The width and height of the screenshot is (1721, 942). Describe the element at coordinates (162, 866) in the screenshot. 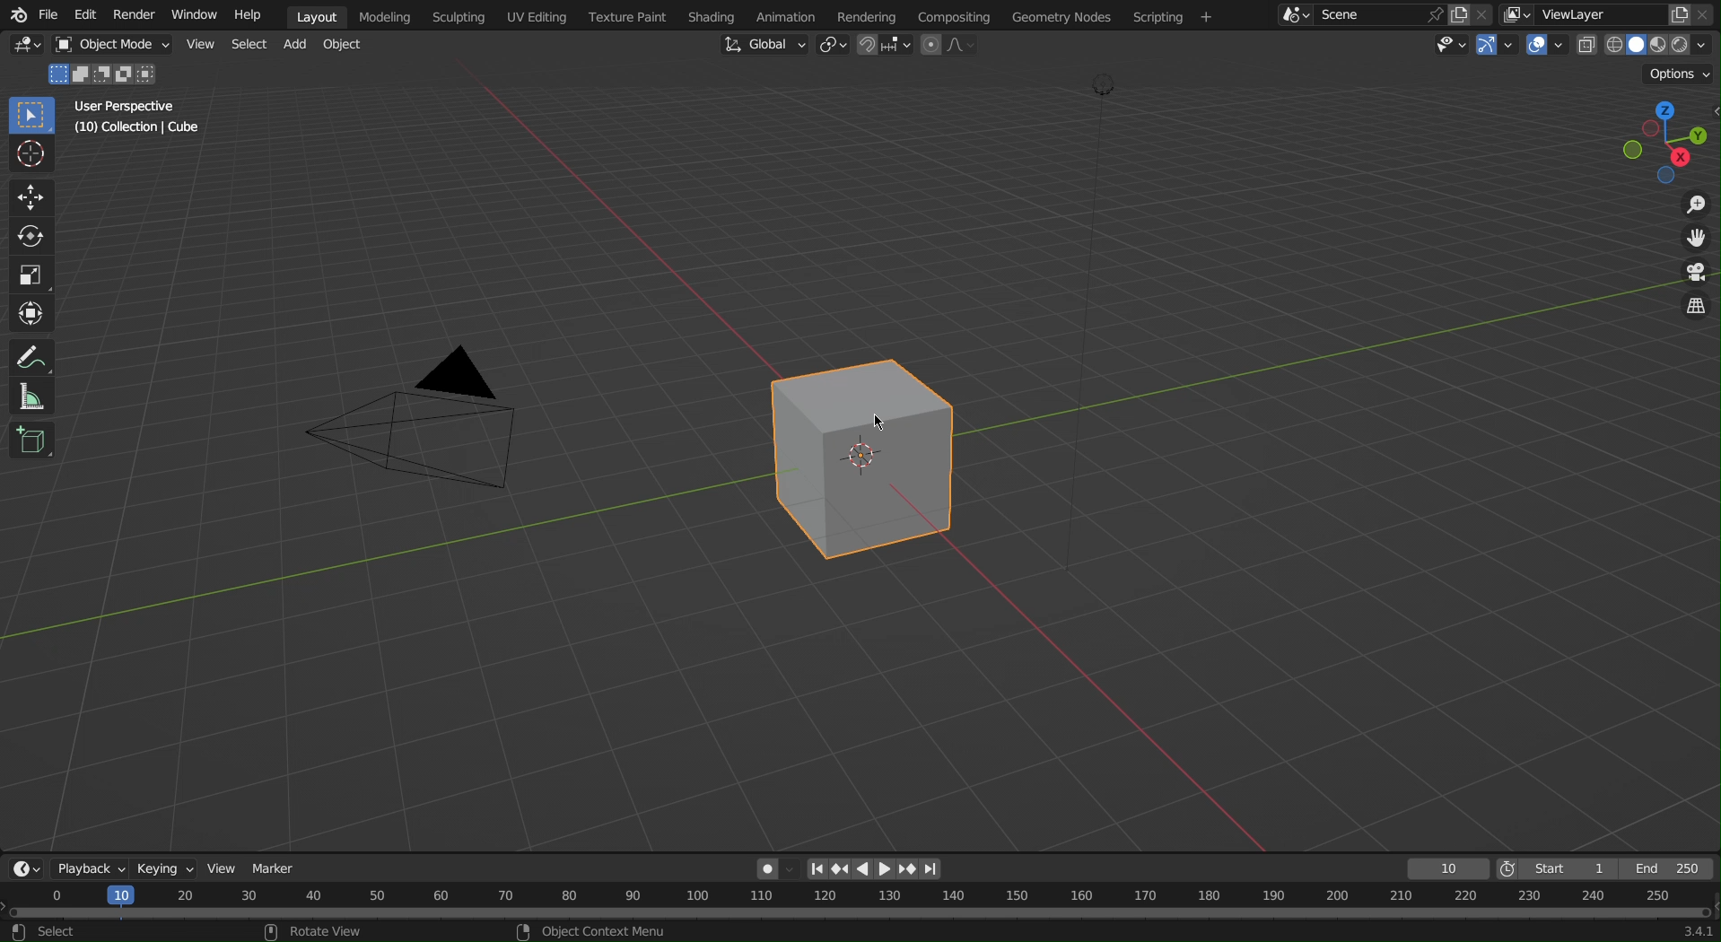

I see `Keying` at that location.